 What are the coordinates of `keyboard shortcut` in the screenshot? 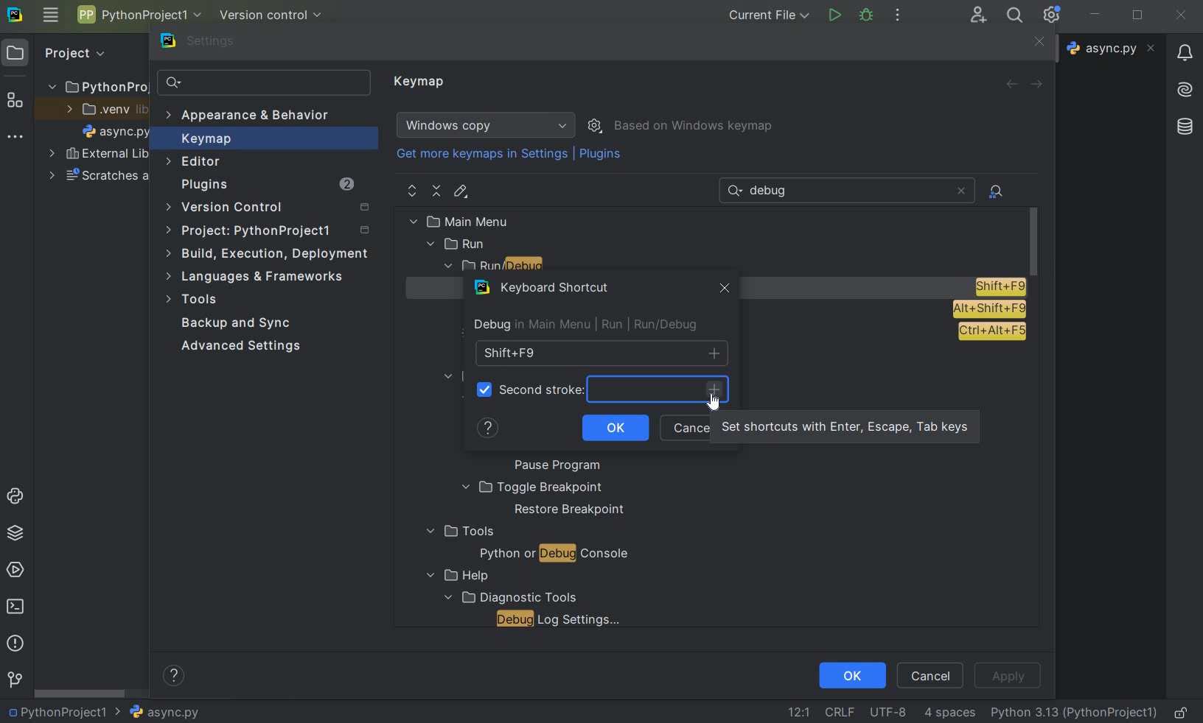 It's located at (545, 290).